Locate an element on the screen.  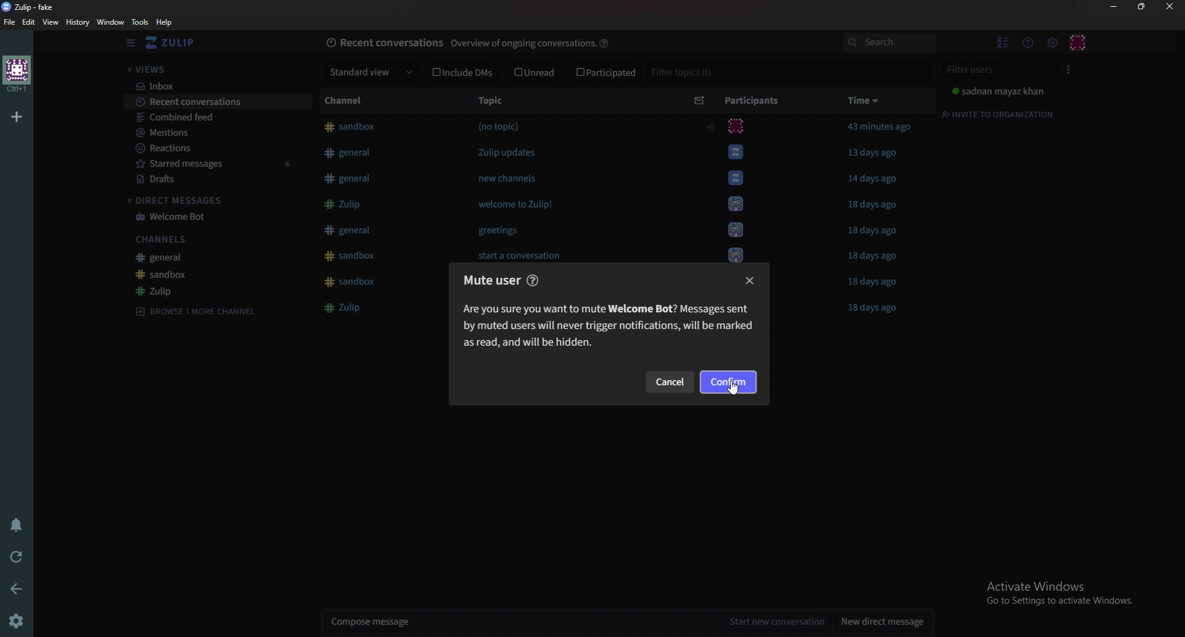
18 days ago is located at coordinates (878, 233).